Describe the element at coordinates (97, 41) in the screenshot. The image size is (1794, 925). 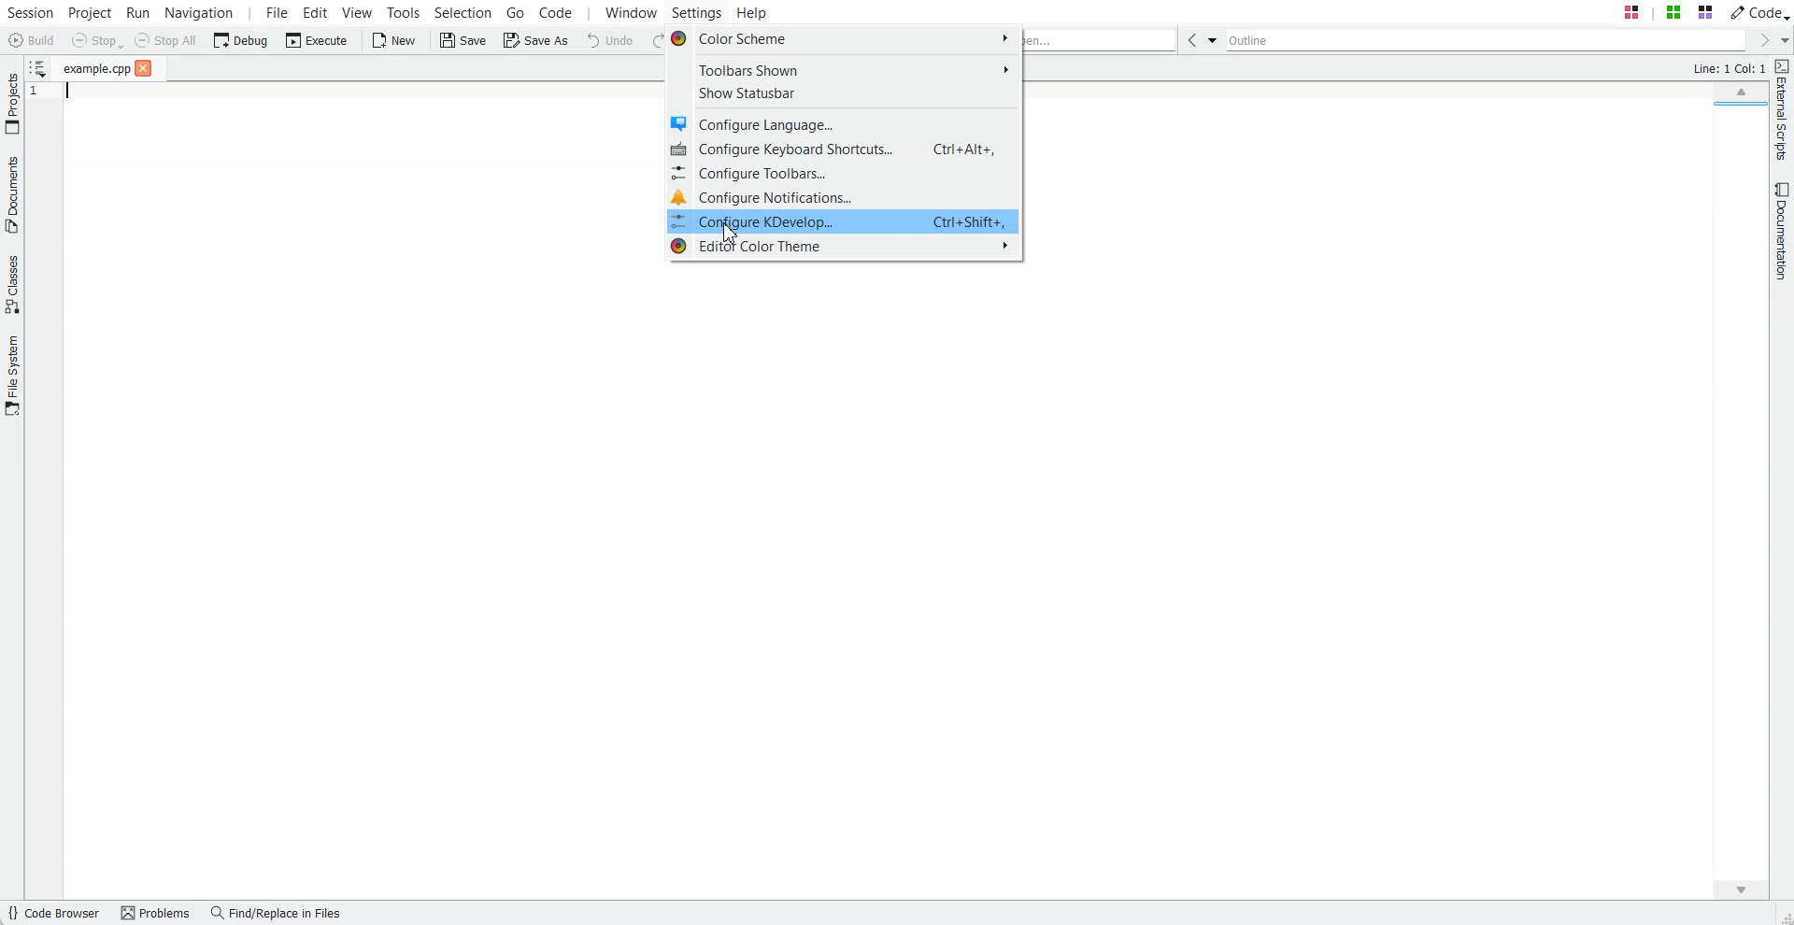
I see `Stop` at that location.